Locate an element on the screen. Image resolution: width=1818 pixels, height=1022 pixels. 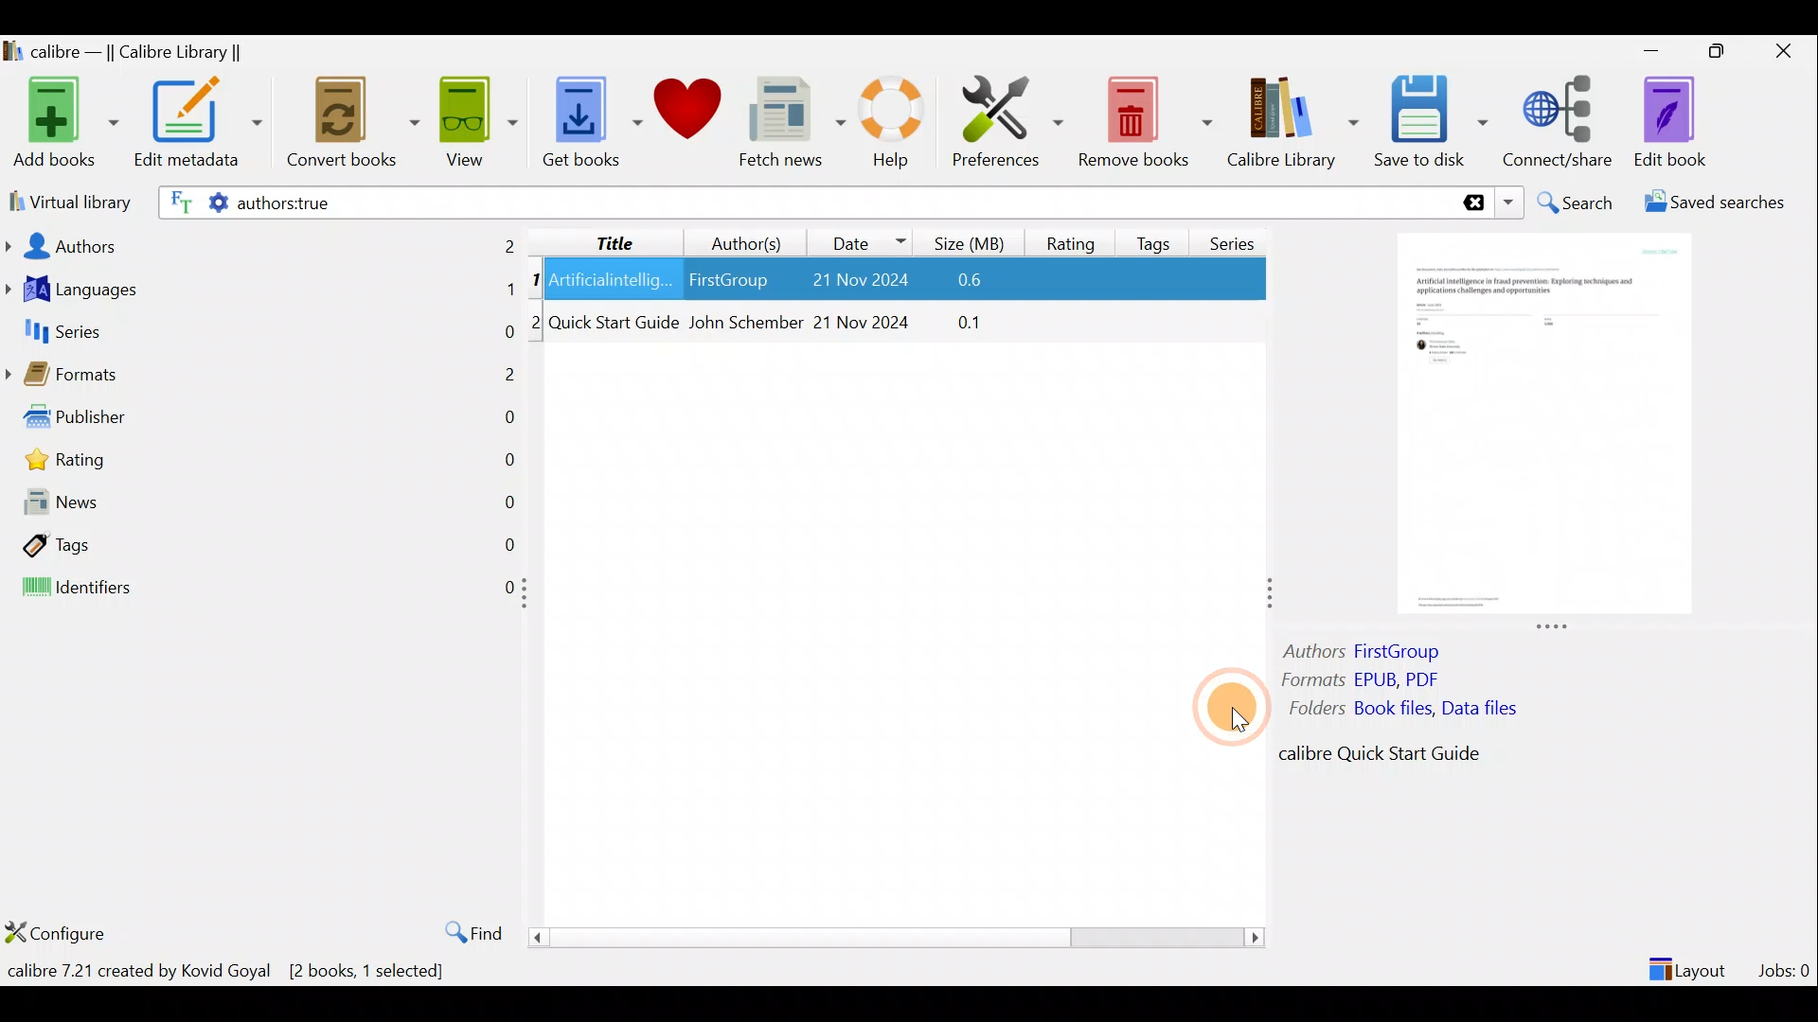
Series is located at coordinates (1239, 237).